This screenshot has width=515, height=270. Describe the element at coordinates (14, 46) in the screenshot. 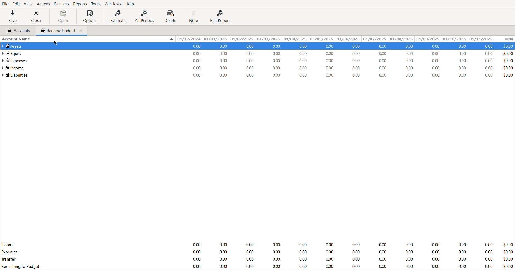

I see `Assets` at that location.